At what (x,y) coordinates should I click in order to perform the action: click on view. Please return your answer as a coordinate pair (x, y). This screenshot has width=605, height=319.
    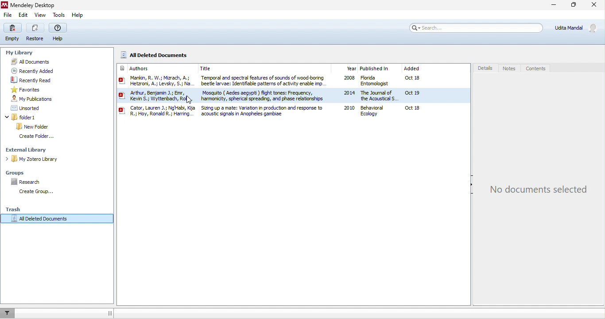
    Looking at the image, I should click on (40, 15).